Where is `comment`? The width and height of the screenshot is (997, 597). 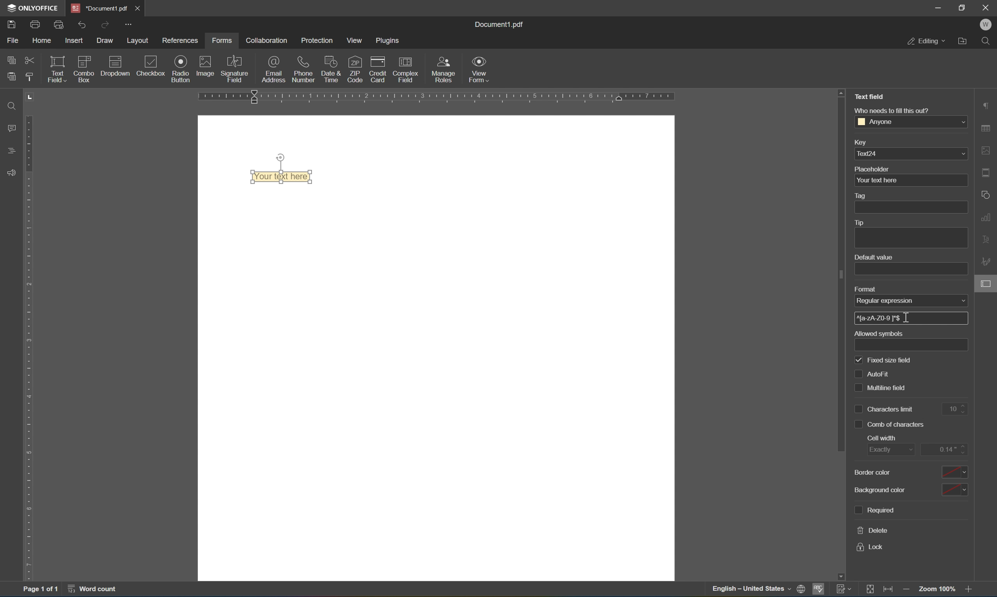
comment is located at coordinates (10, 128).